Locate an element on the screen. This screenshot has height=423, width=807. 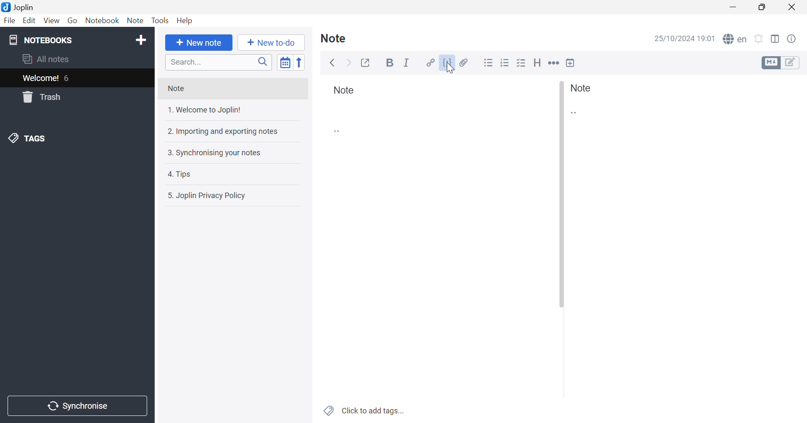
6 is located at coordinates (69, 79).